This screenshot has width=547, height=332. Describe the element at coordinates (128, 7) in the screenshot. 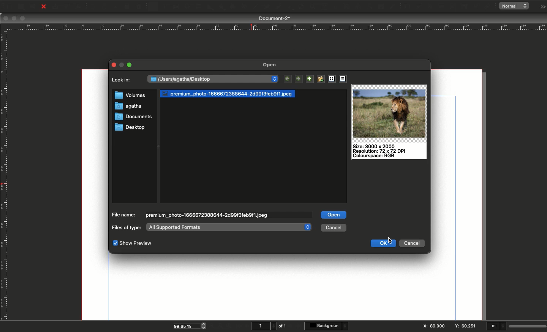

I see `Copy` at that location.